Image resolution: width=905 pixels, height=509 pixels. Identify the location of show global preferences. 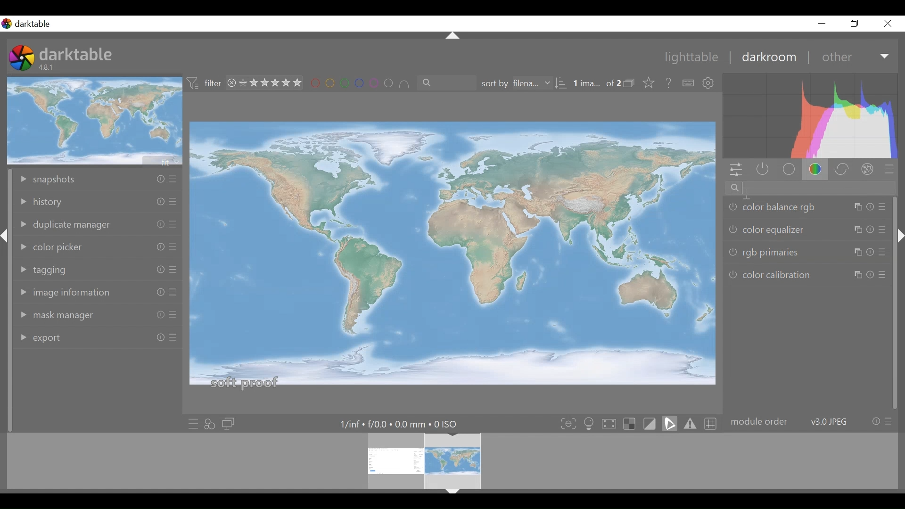
(709, 83).